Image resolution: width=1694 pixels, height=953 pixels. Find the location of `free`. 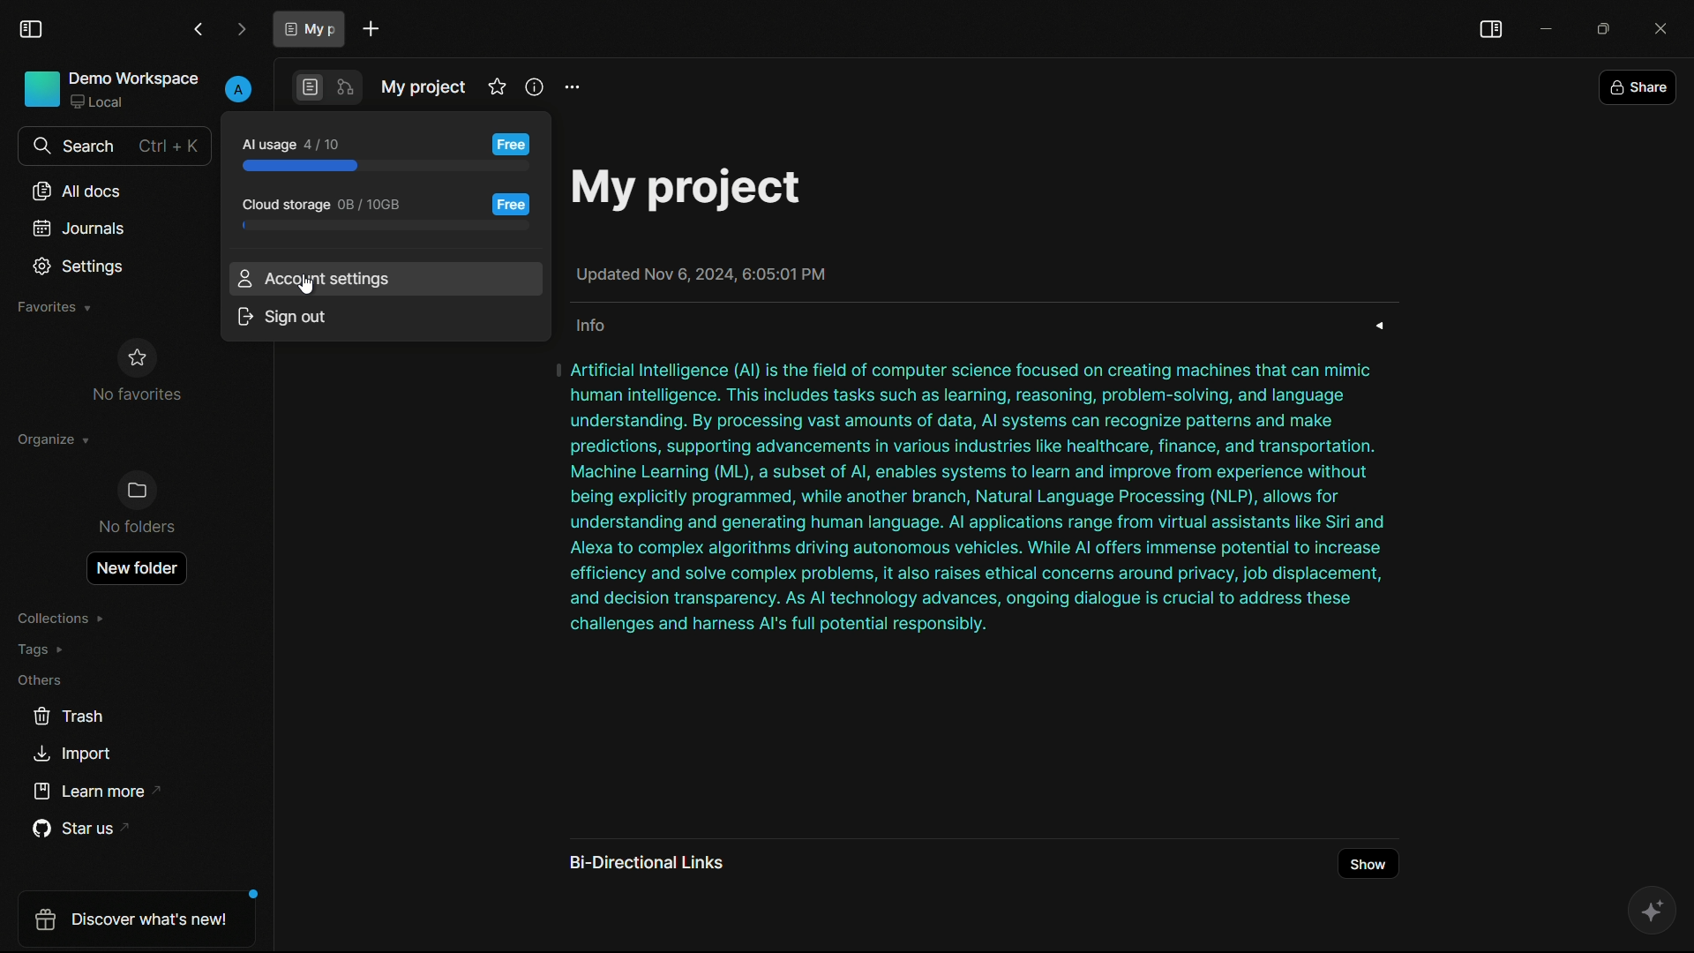

free is located at coordinates (512, 144).